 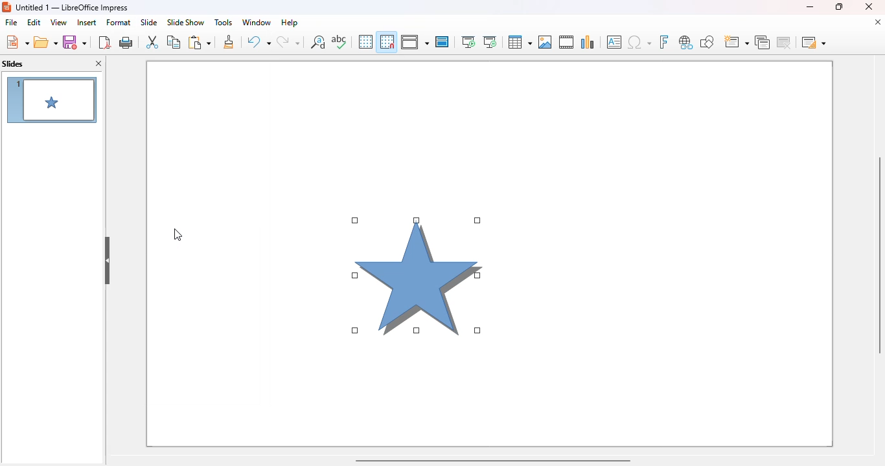 I want to click on slide preview changed due to shadow effect, so click(x=52, y=100).